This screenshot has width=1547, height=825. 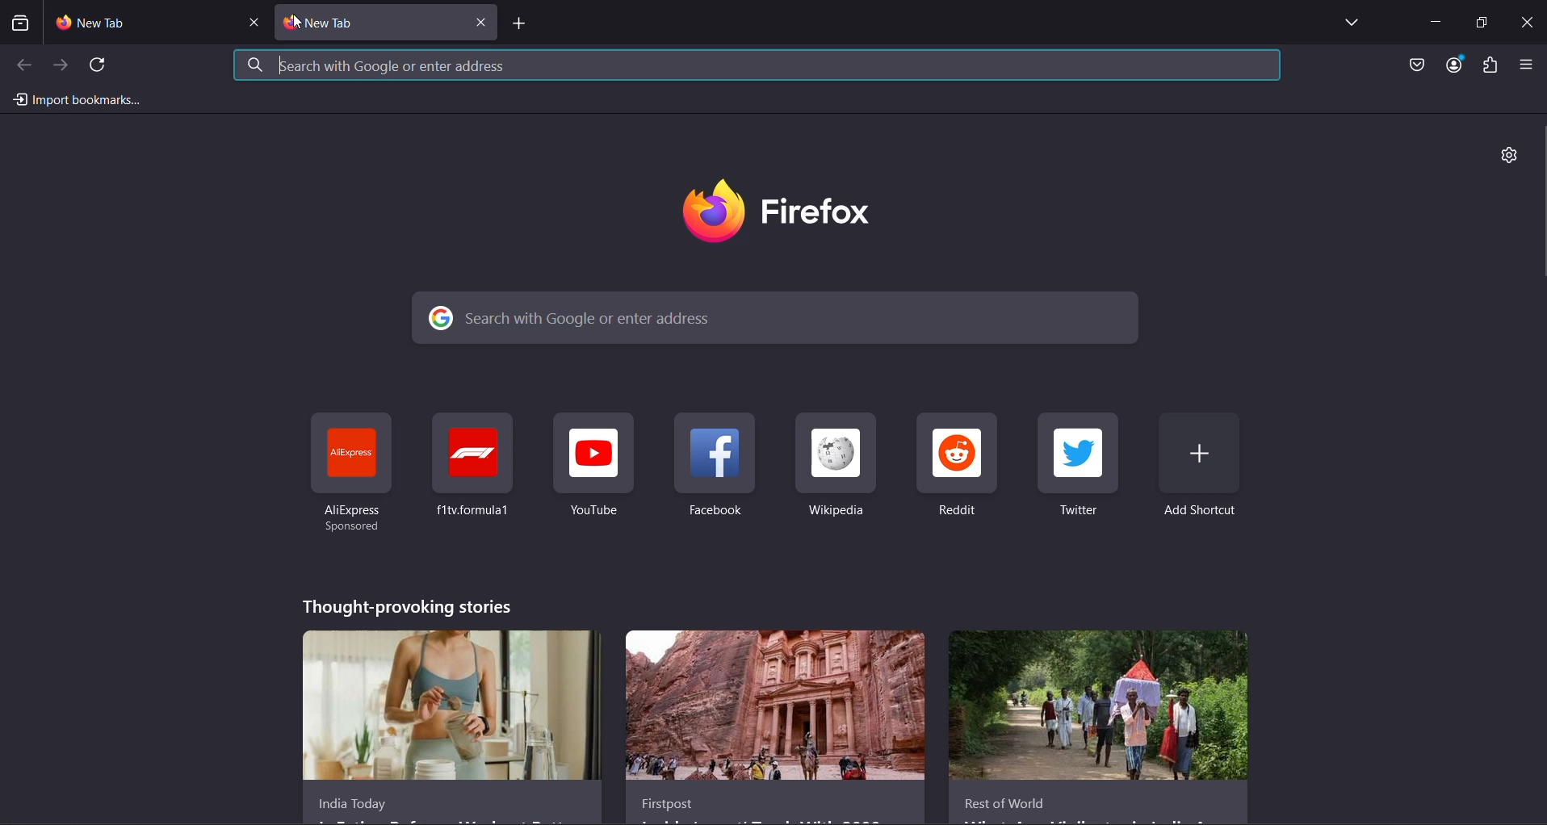 I want to click on previous page, so click(x=23, y=65).